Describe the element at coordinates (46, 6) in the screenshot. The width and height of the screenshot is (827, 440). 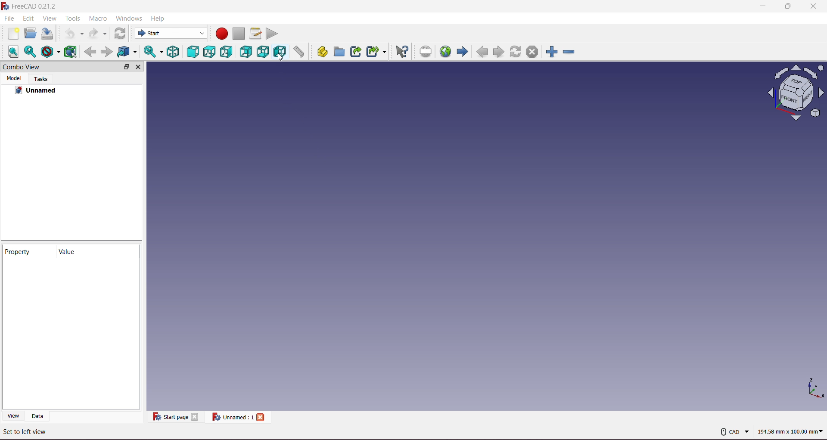
I see `freecad 021.2` at that location.